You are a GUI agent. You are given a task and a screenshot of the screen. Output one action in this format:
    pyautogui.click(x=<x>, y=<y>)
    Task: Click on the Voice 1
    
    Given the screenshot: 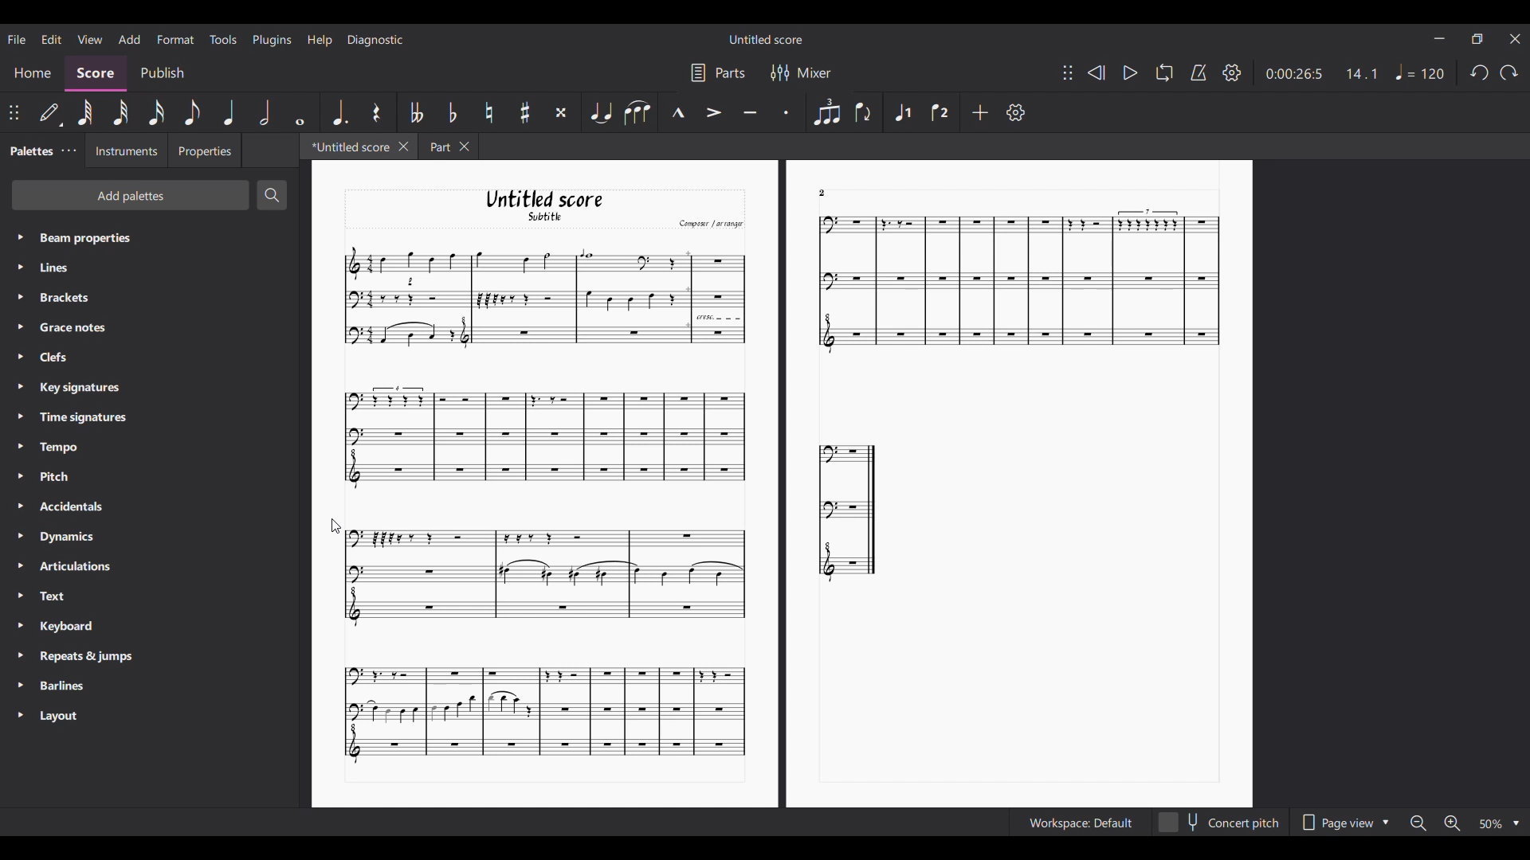 What is the action you would take?
    pyautogui.click(x=902, y=112)
    